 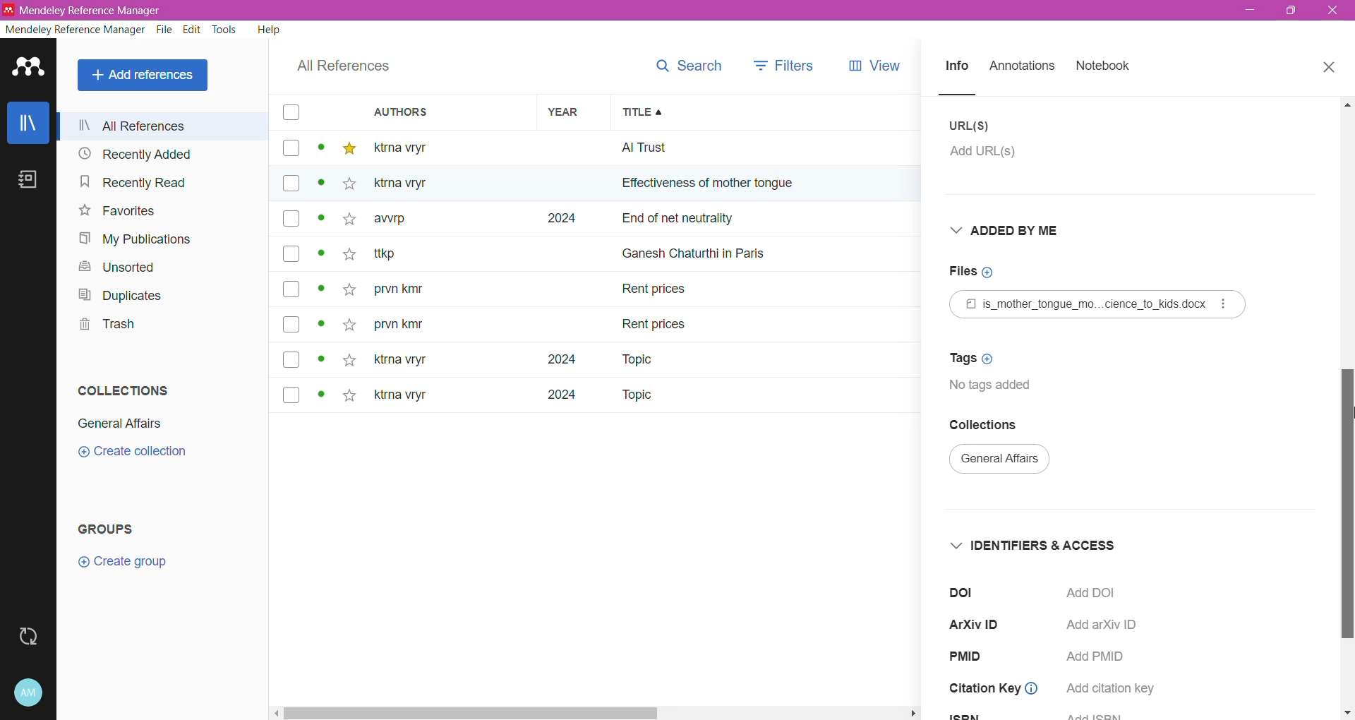 I want to click on star, so click(x=346, y=186).